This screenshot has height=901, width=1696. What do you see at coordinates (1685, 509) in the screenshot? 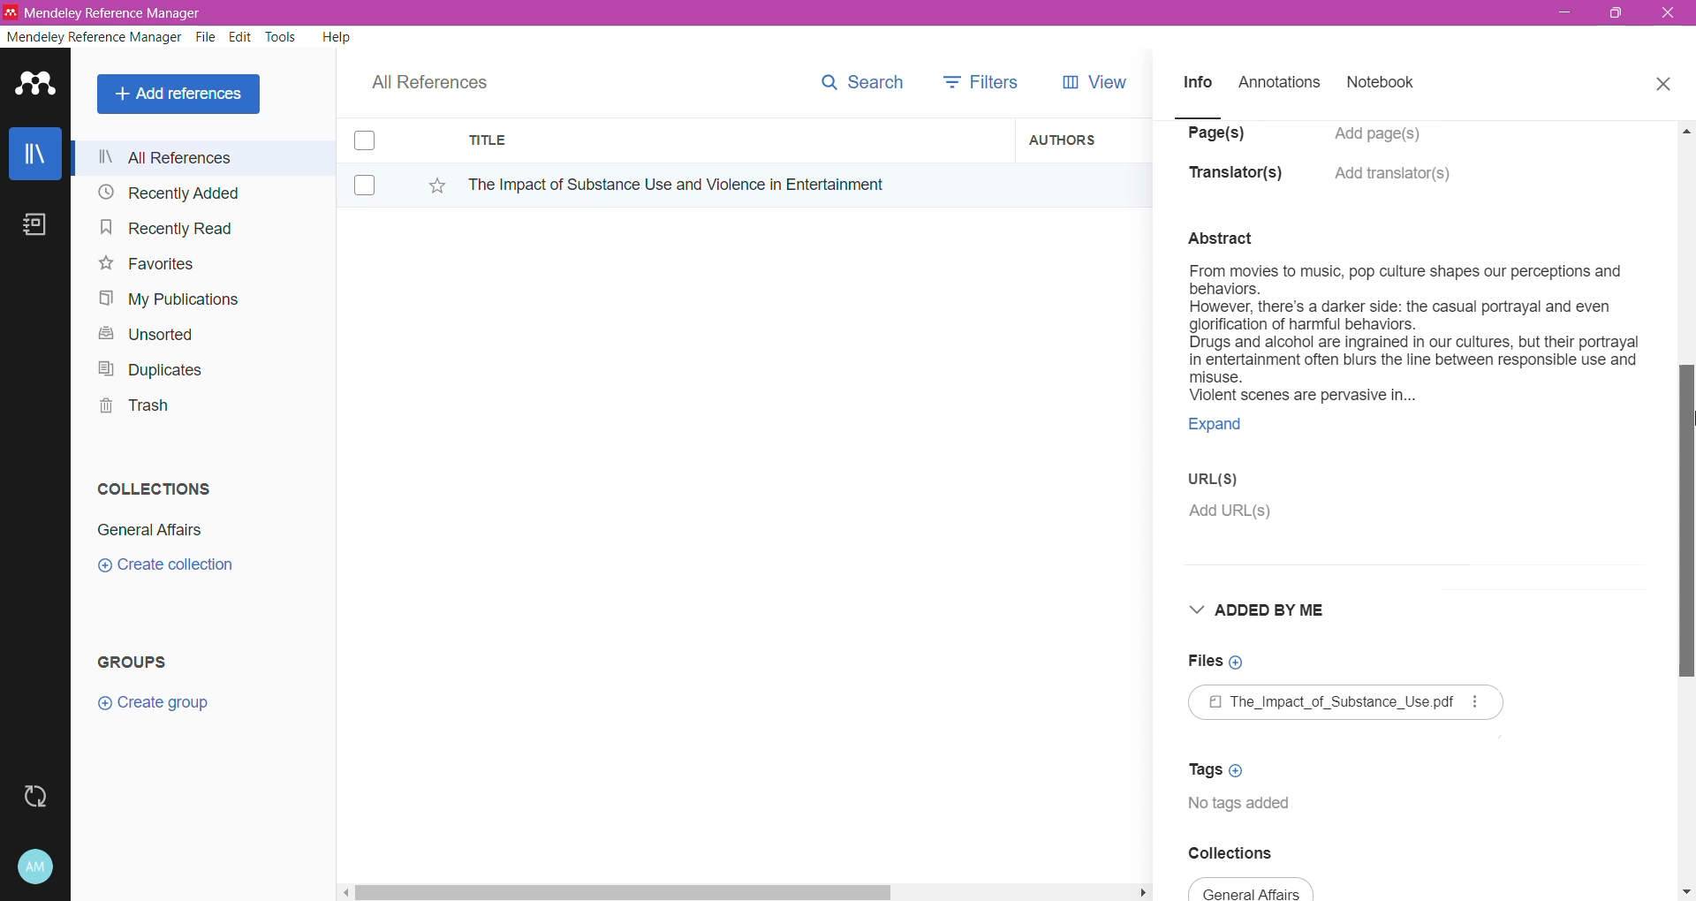
I see `Vertical Scroll Bar` at bounding box center [1685, 509].